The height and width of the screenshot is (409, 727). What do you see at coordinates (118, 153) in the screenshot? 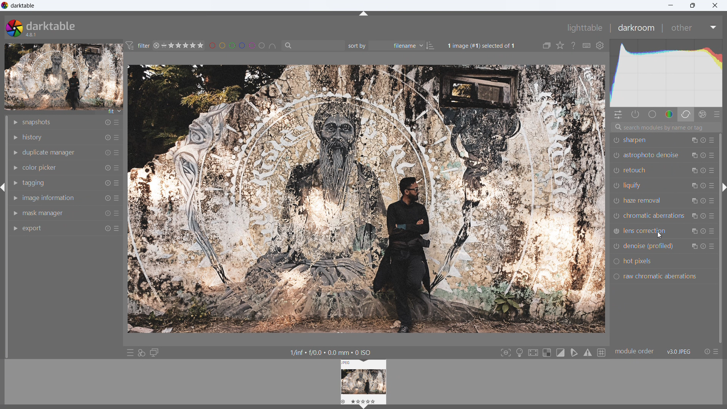
I see `more options` at bounding box center [118, 153].